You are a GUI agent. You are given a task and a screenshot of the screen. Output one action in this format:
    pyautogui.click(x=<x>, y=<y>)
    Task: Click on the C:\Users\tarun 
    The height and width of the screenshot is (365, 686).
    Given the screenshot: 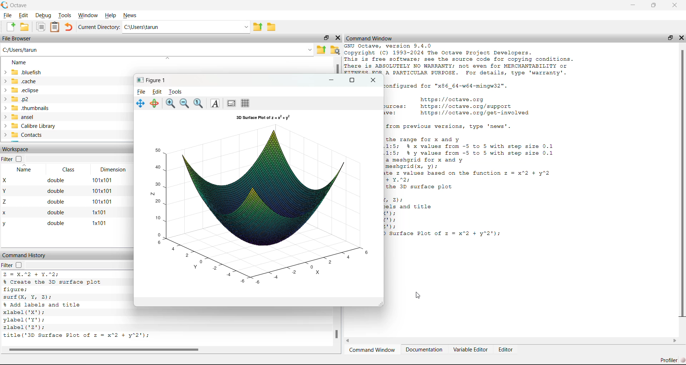 What is the action you would take?
    pyautogui.click(x=187, y=26)
    